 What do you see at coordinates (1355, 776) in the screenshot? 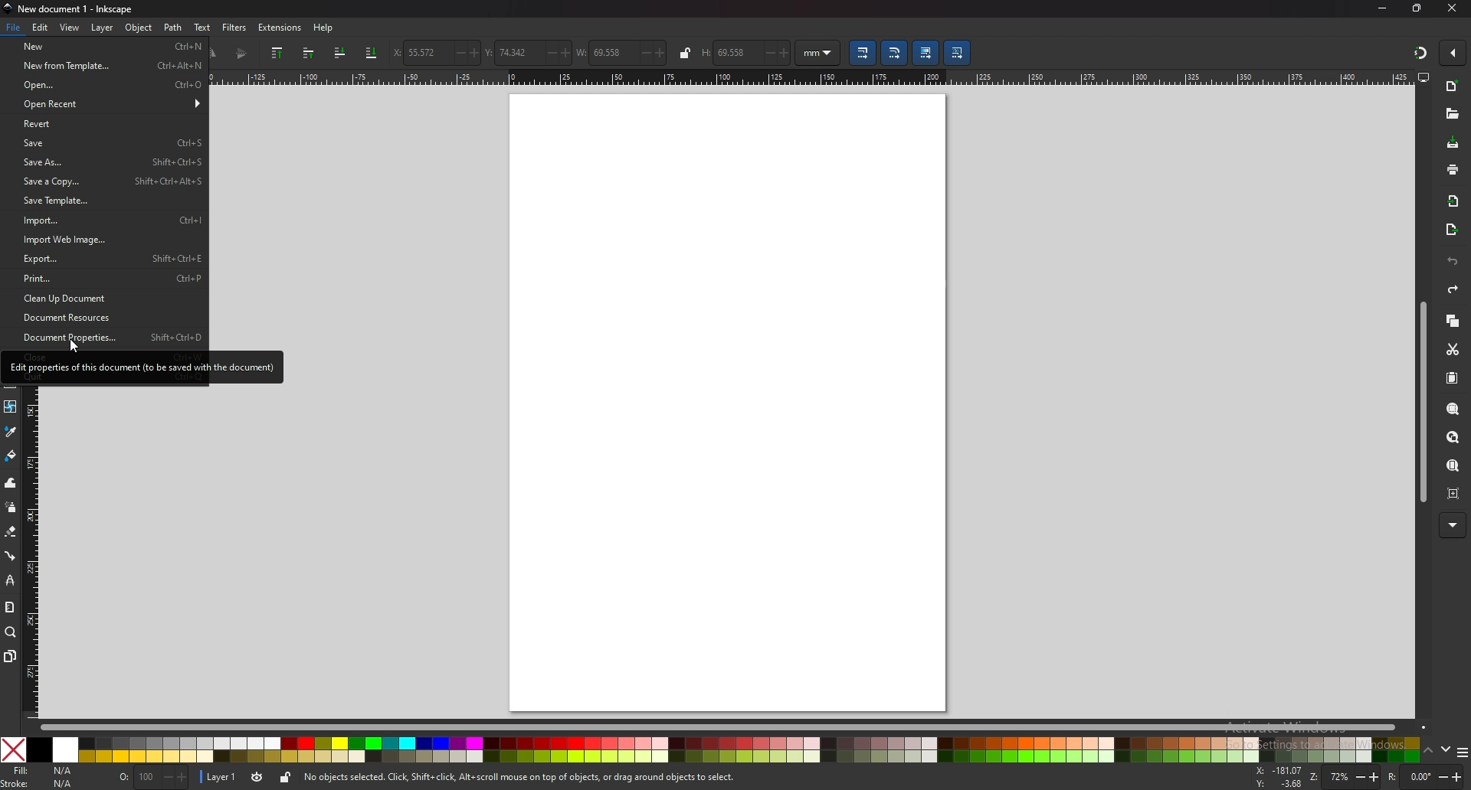
I see `-` at bounding box center [1355, 776].